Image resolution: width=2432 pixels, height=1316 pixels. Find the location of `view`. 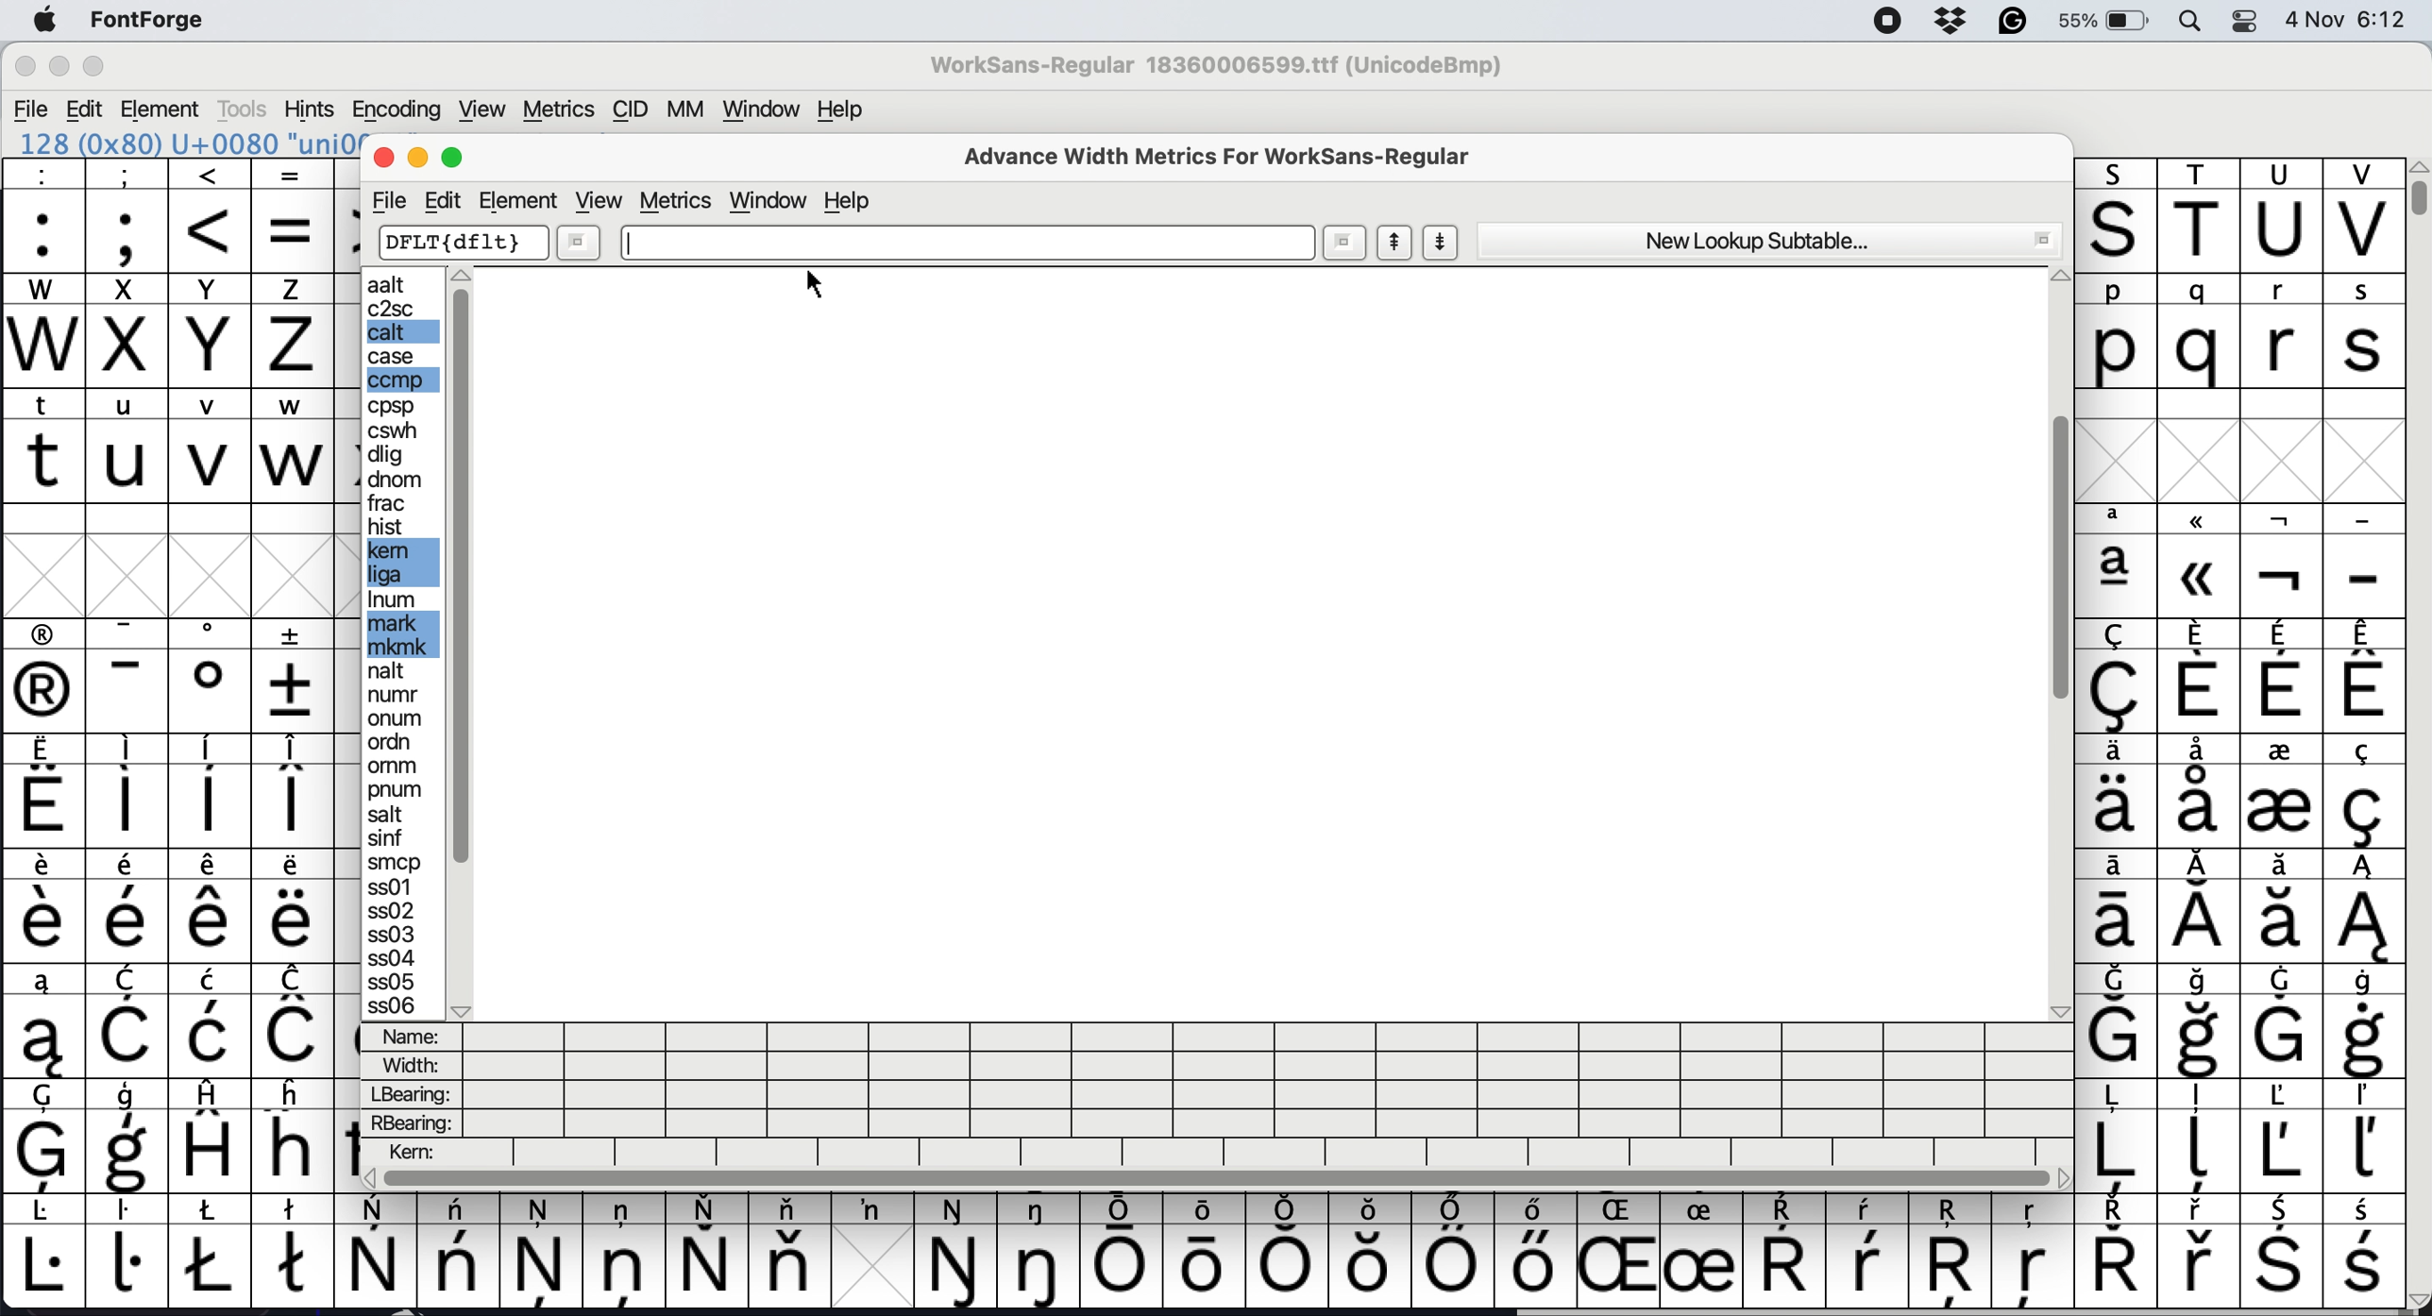

view is located at coordinates (599, 201).